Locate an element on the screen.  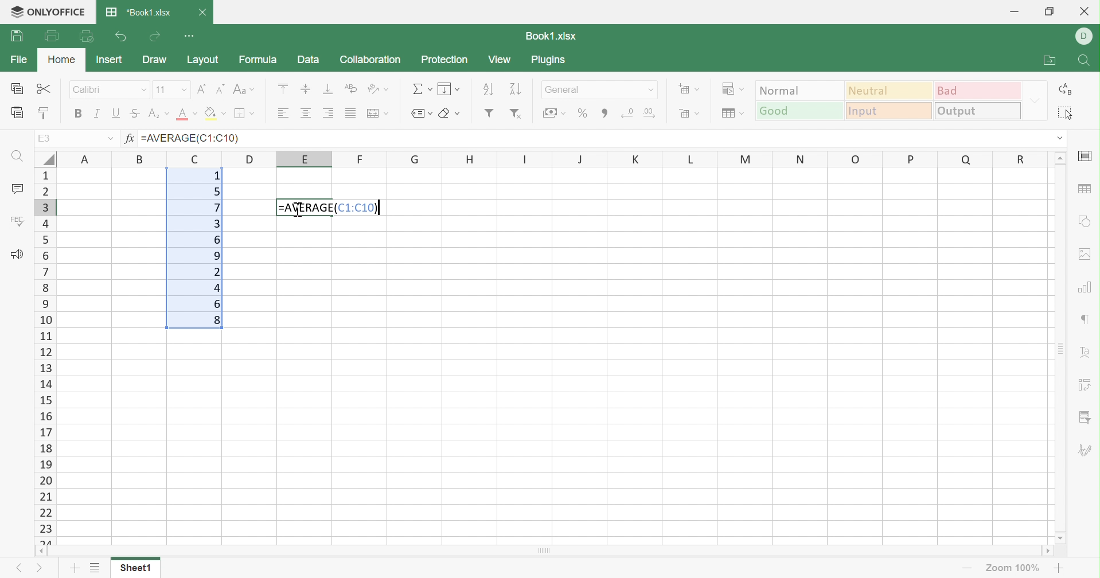
Orientation is located at coordinates (378, 89).